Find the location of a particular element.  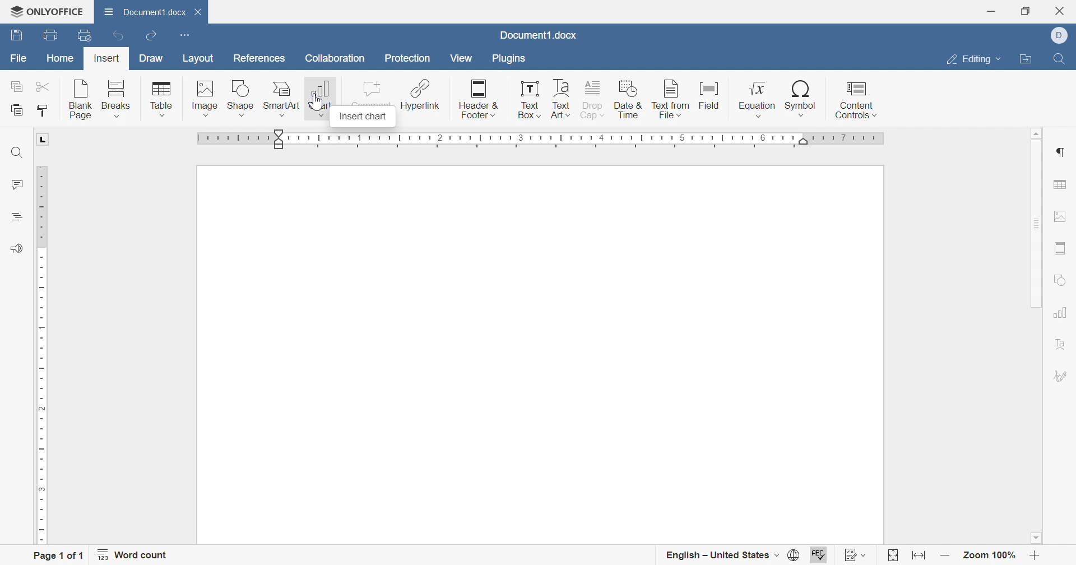

Date &Time is located at coordinates (628, 99).